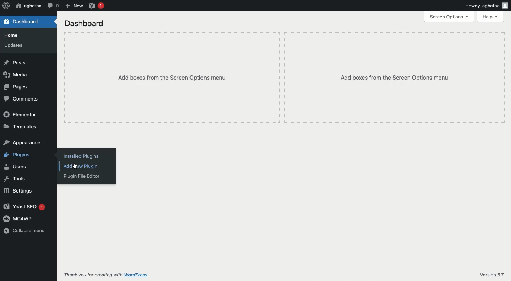  What do you see at coordinates (25, 207) in the screenshot?
I see `Yoast SEO` at bounding box center [25, 207].